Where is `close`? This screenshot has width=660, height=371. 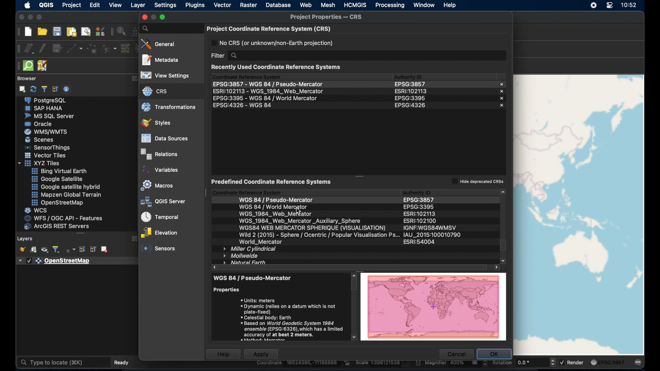 close is located at coordinates (503, 83).